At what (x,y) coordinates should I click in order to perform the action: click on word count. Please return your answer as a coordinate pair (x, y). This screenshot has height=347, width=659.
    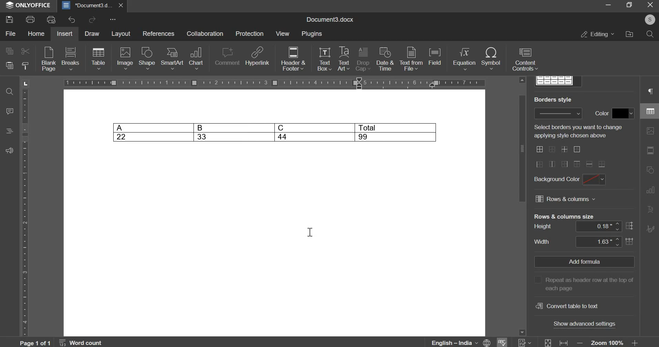
    Looking at the image, I should click on (81, 343).